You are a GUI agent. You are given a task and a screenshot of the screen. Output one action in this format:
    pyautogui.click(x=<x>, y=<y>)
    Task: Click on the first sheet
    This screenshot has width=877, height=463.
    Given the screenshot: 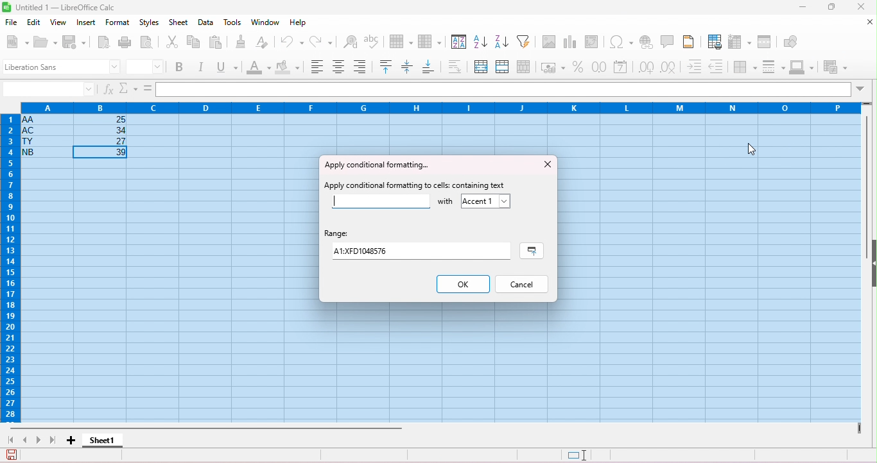 What is the action you would take?
    pyautogui.click(x=14, y=440)
    